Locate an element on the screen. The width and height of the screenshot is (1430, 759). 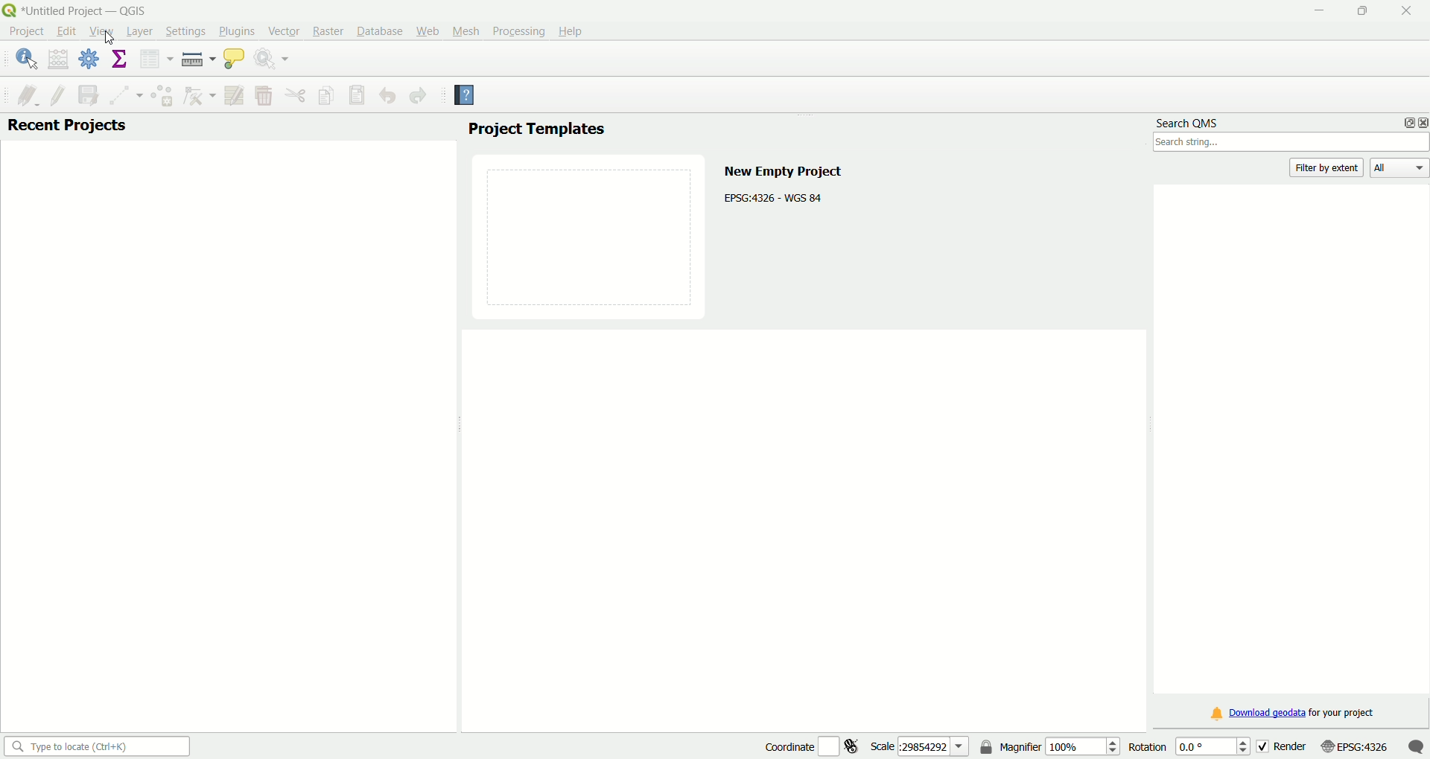
delete selected is located at coordinates (263, 96).